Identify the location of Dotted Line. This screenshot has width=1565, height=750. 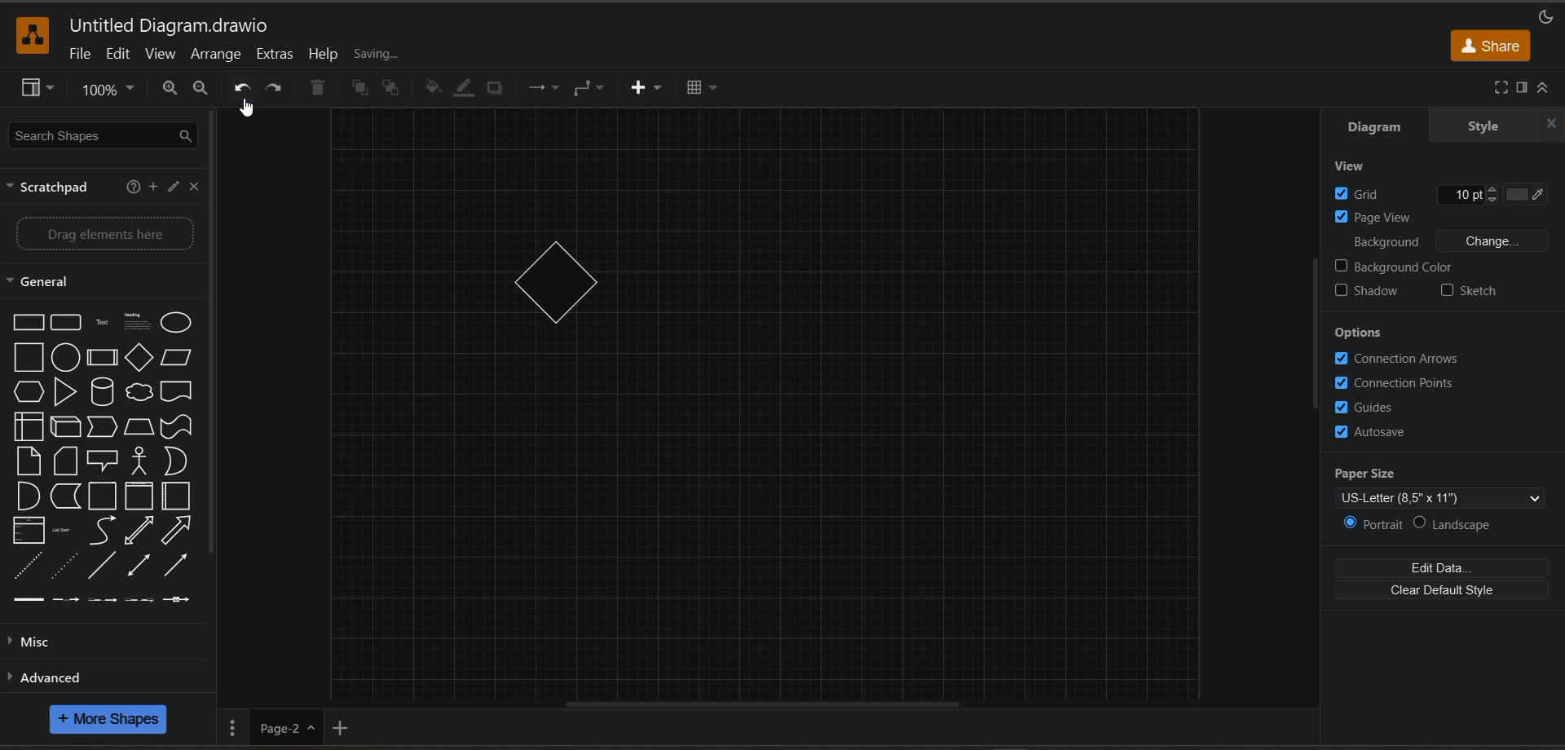
(67, 565).